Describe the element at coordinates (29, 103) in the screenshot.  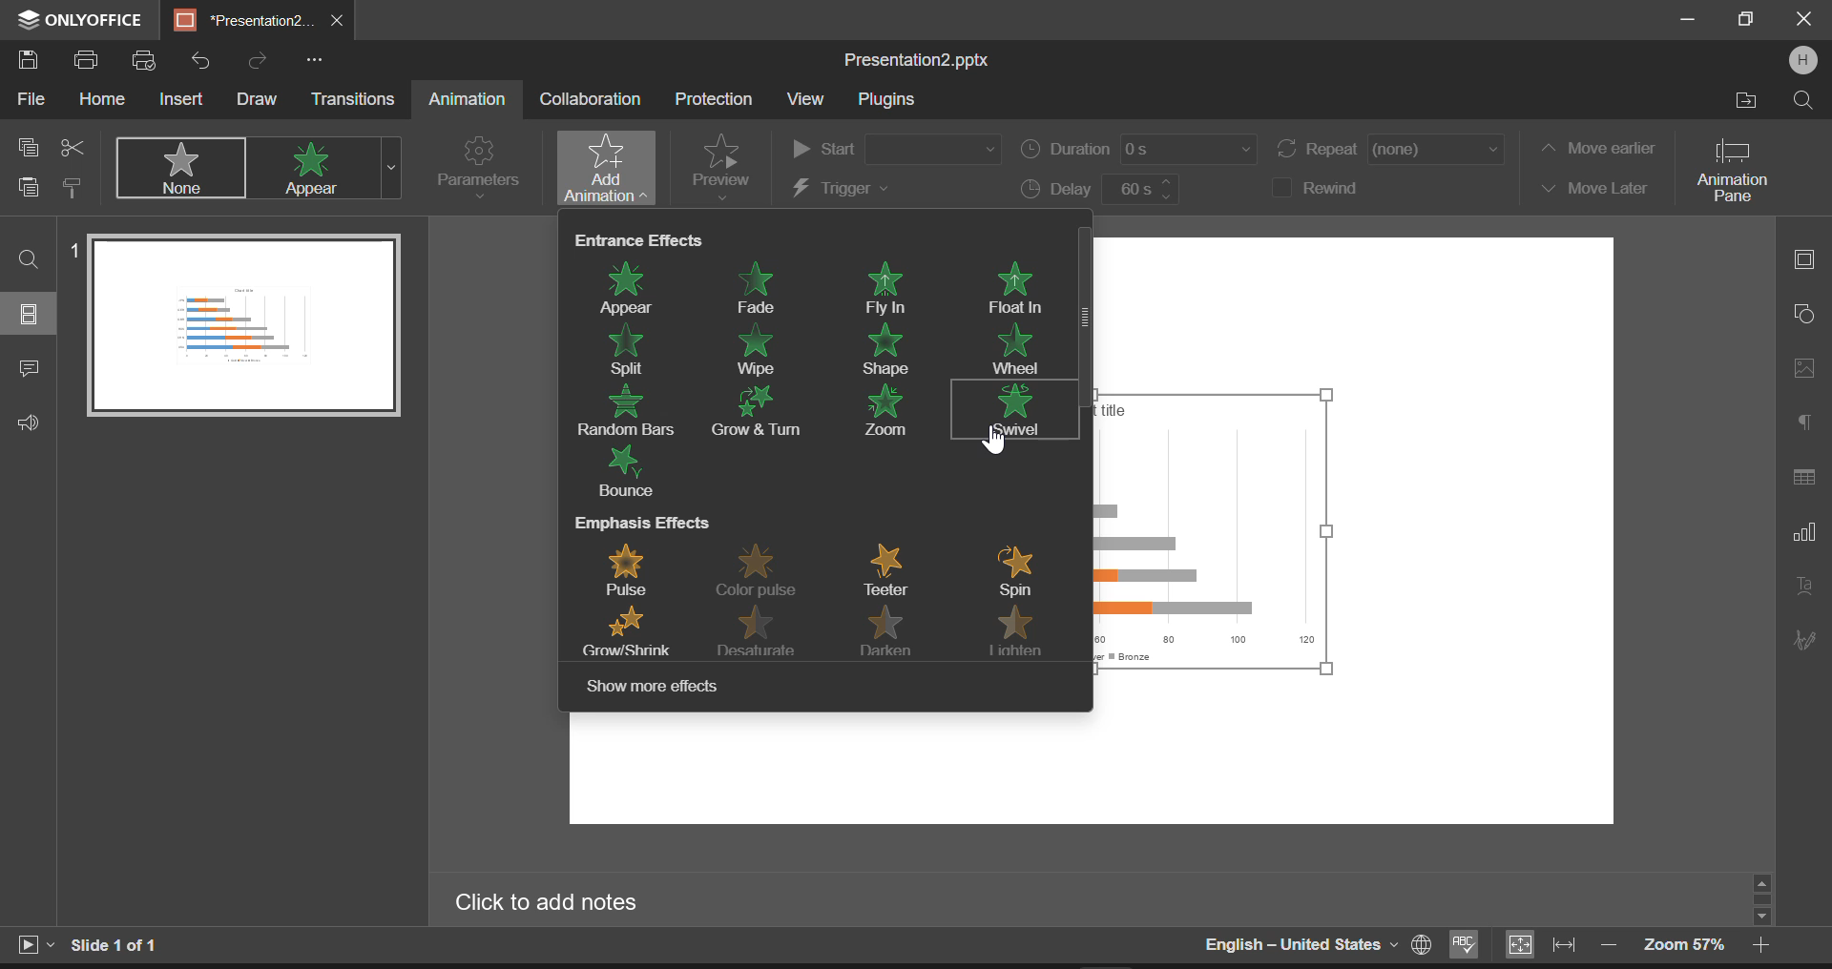
I see `File` at that location.